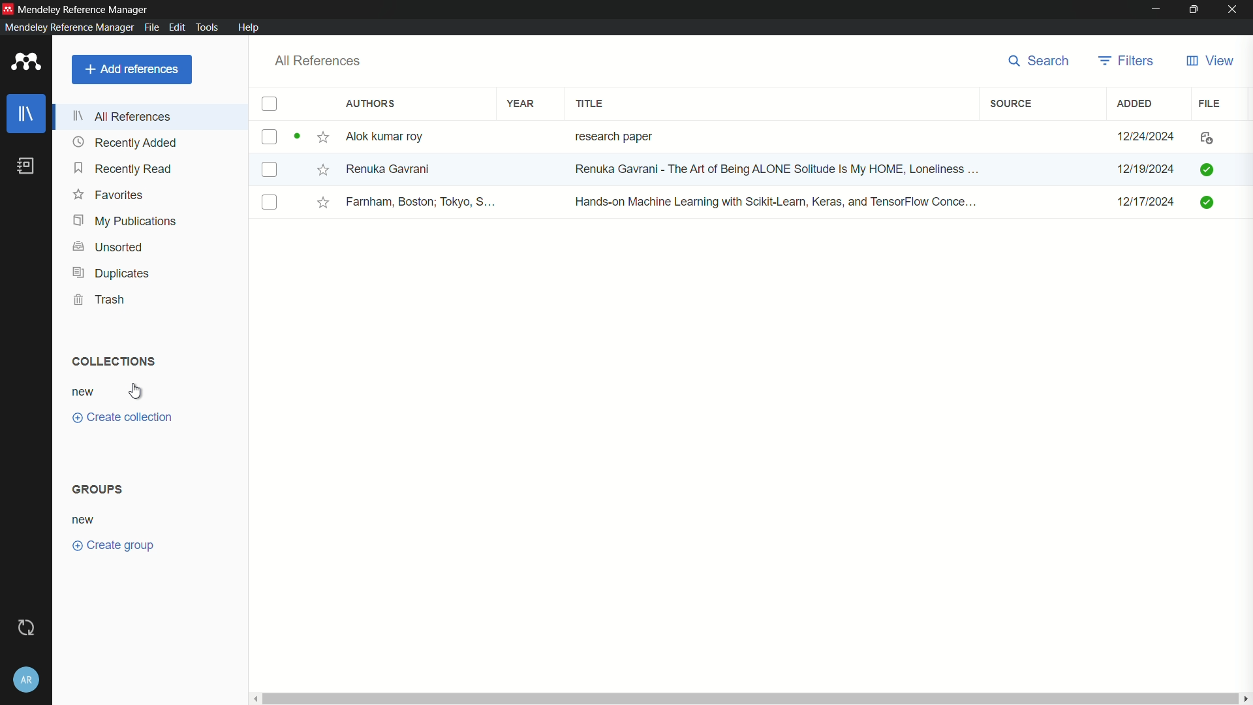  Describe the element at coordinates (1192, 10) in the screenshot. I see `maximize` at that location.